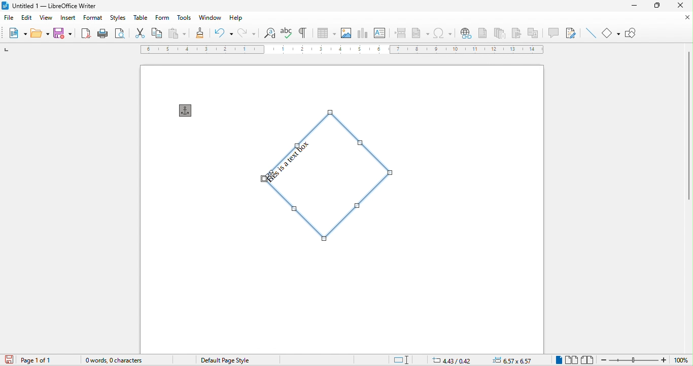 This screenshot has width=693, height=366. I want to click on save, so click(64, 32).